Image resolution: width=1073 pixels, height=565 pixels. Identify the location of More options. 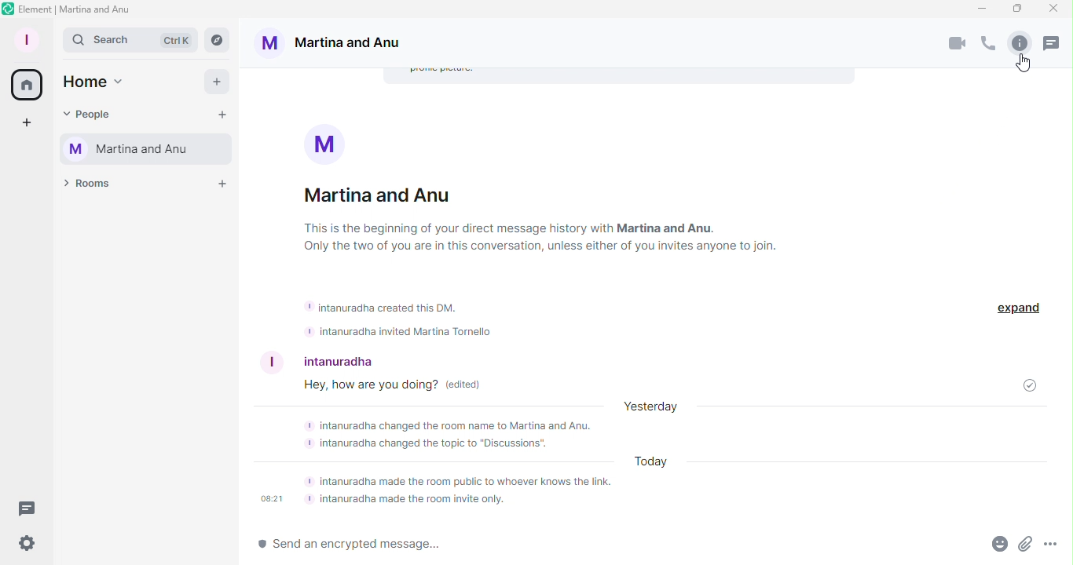
(1049, 547).